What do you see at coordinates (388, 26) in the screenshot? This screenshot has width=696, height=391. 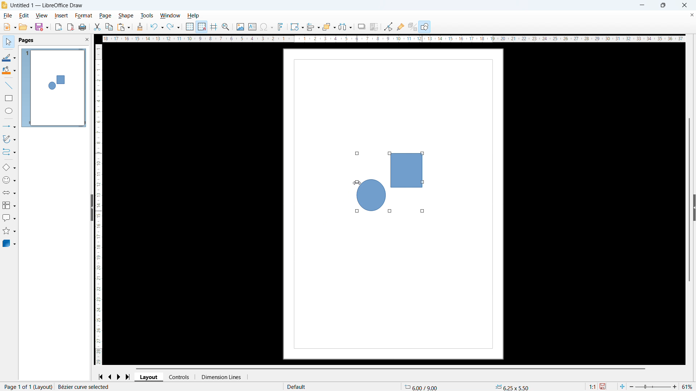 I see `Toggle point edit mode ` at bounding box center [388, 26].